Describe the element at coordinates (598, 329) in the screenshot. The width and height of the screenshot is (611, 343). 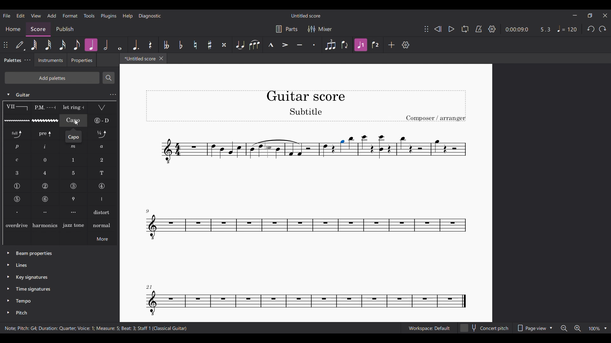
I see `Zoom options` at that location.